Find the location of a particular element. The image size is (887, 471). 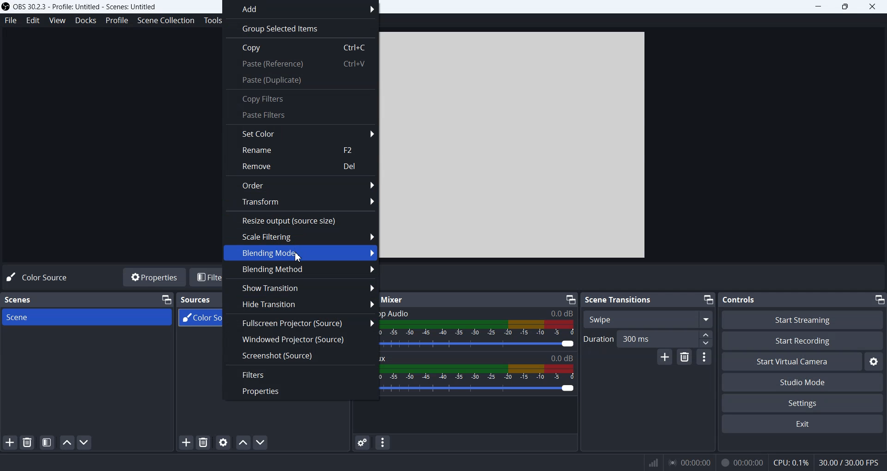

Scale Filtering is located at coordinates (300, 236).